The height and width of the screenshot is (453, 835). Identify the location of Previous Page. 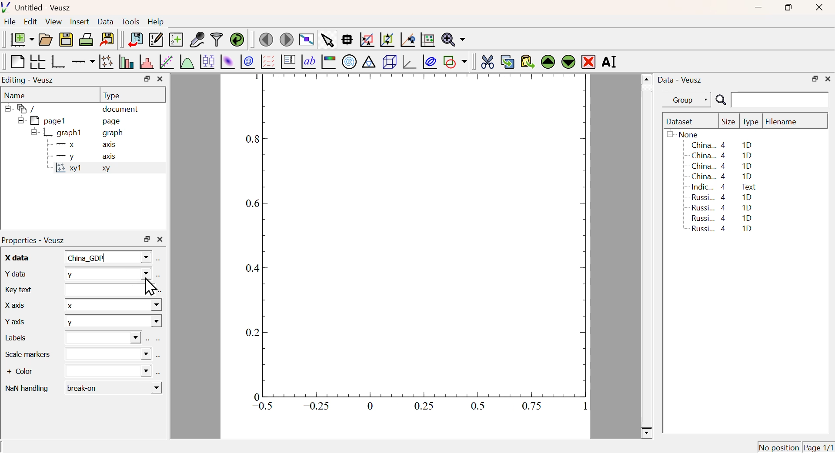
(267, 40).